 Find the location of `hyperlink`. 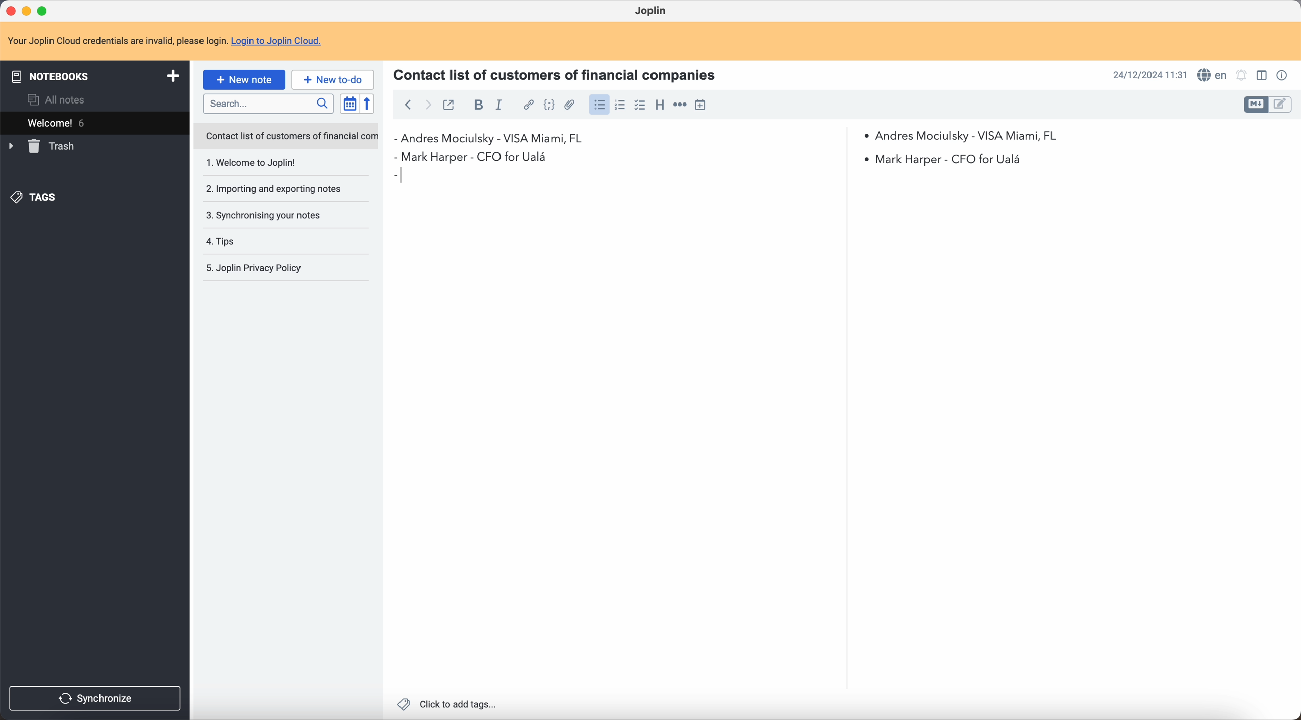

hyperlink is located at coordinates (528, 105).